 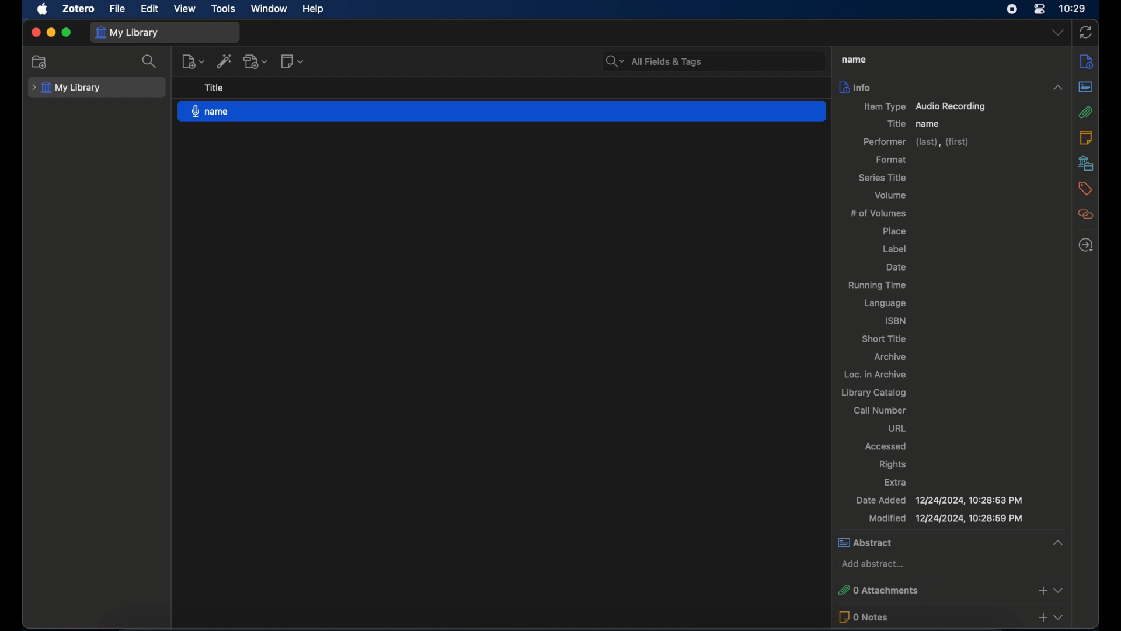 I want to click on name, so click(x=928, y=124).